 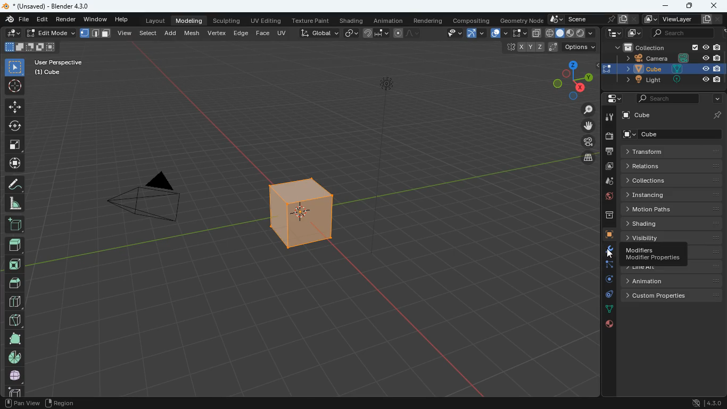 I want to click on size, so click(x=29, y=47).